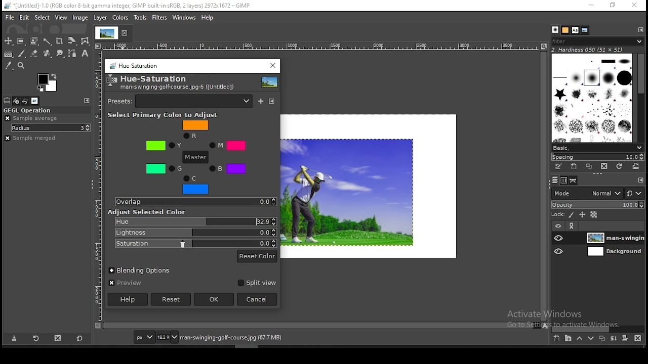 This screenshot has width=648, height=364. Describe the element at coordinates (256, 284) in the screenshot. I see `split view` at that location.